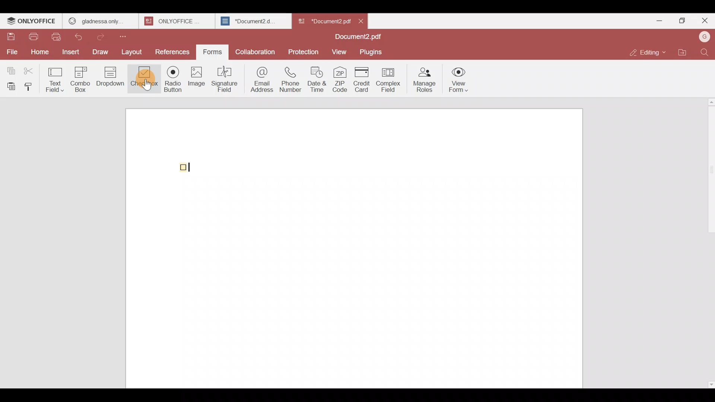 Image resolution: width=715 pixels, height=402 pixels. What do you see at coordinates (35, 37) in the screenshot?
I see `Print file` at bounding box center [35, 37].